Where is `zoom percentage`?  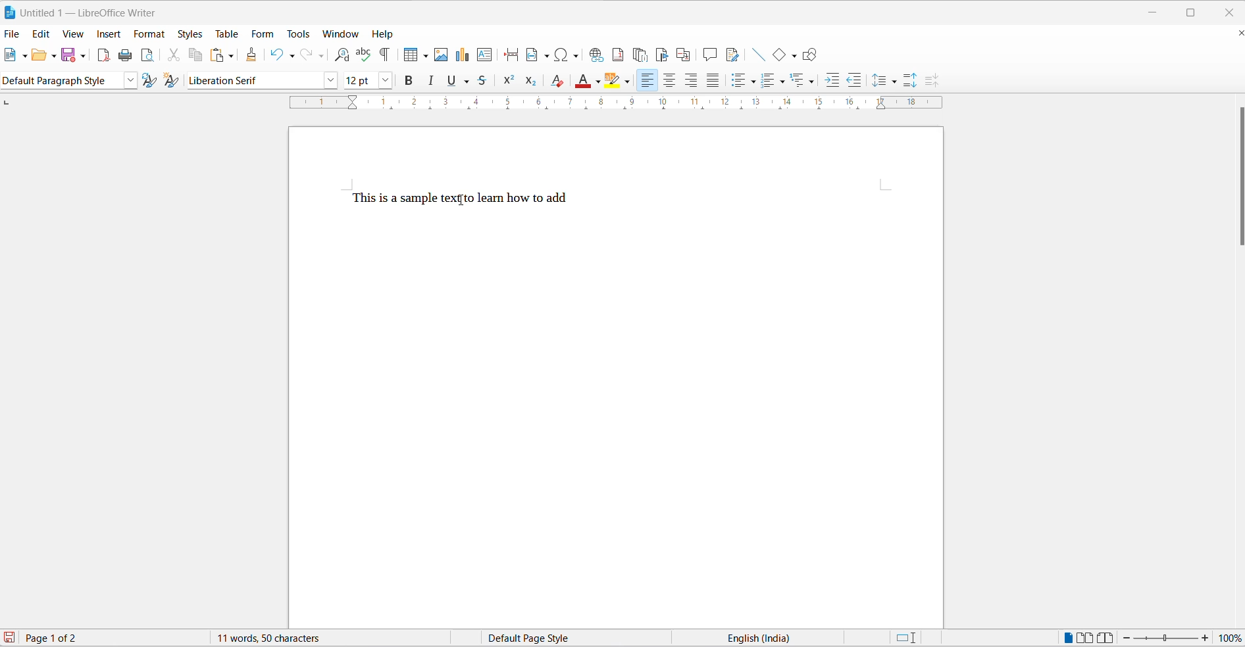
zoom percentage is located at coordinates (1232, 637).